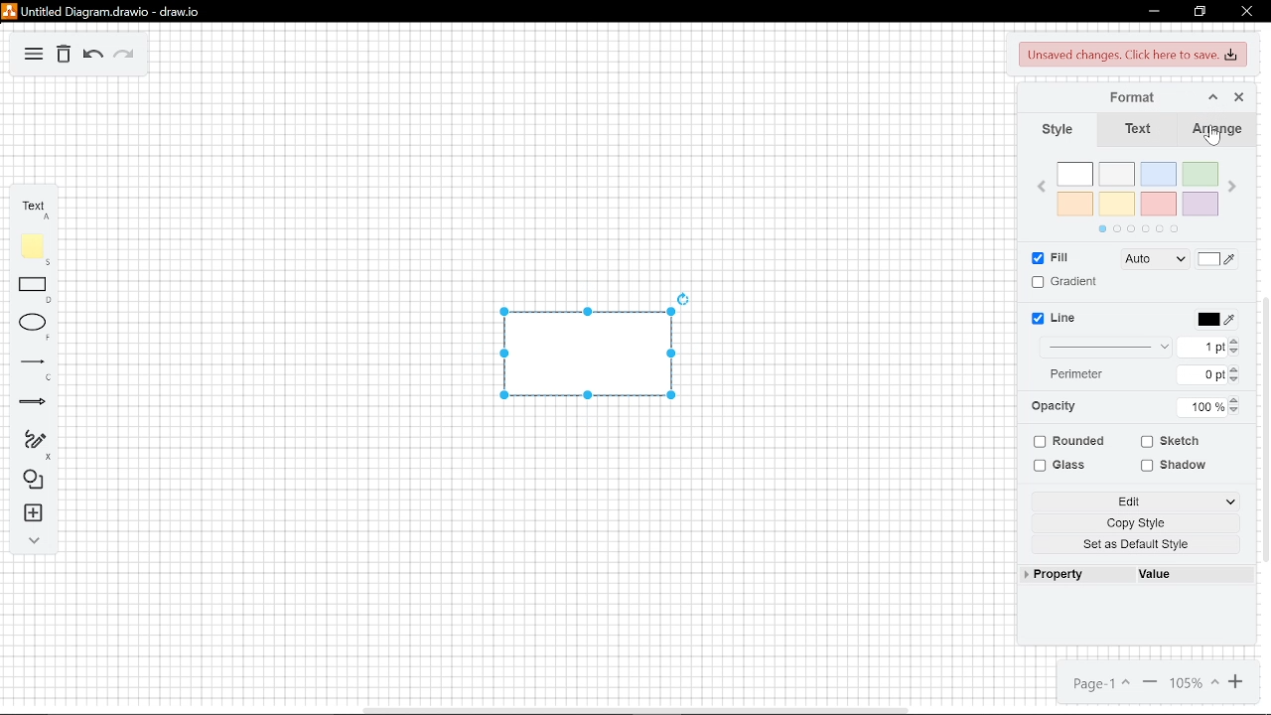 The height and width of the screenshot is (715, 1271). What do you see at coordinates (1195, 681) in the screenshot?
I see `zoom in` at bounding box center [1195, 681].